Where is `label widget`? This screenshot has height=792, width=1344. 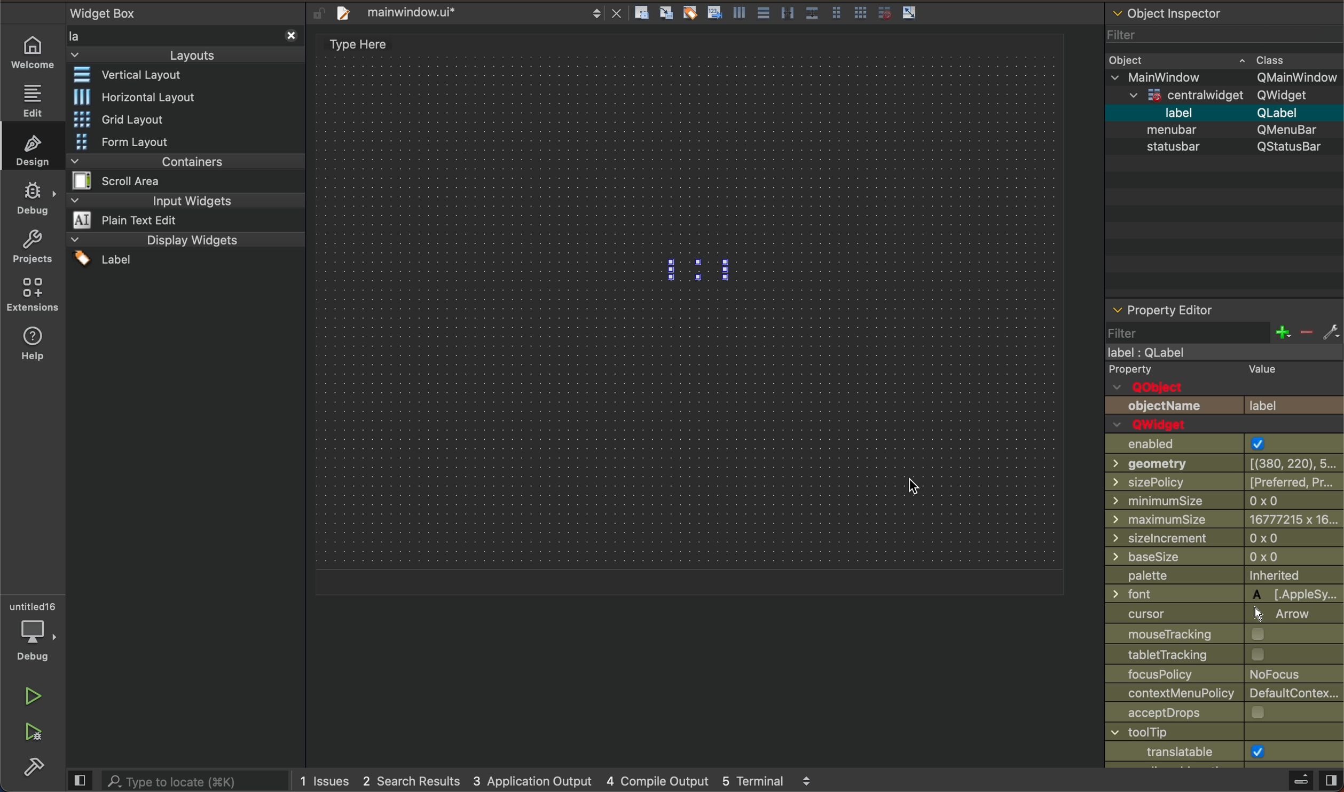
label widget is located at coordinates (709, 268).